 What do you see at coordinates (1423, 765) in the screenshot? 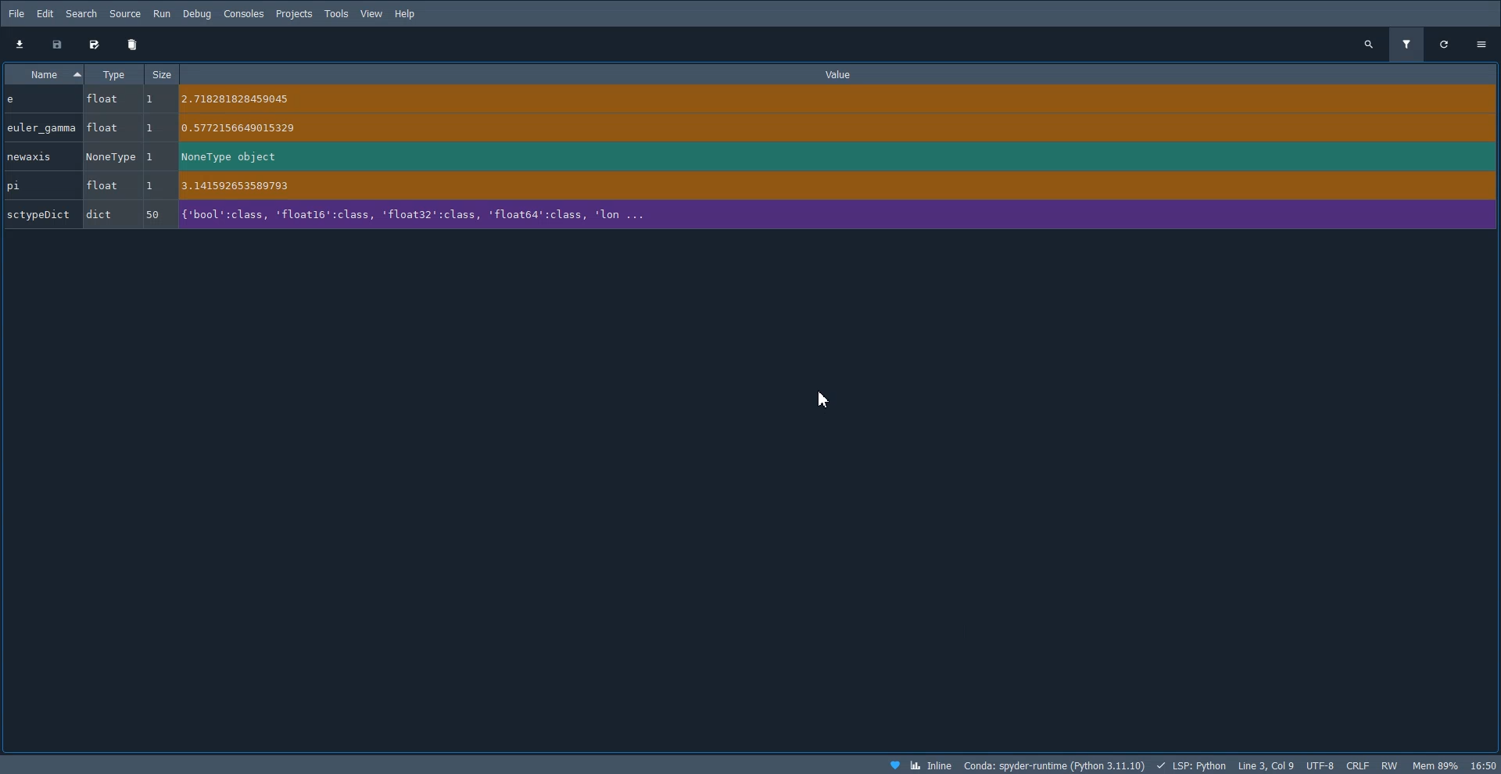
I see `Software information` at bounding box center [1423, 765].